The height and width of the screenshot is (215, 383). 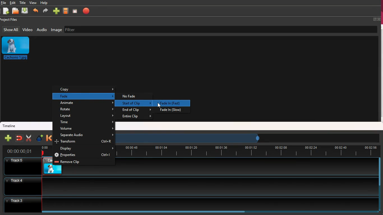 What do you see at coordinates (143, 212) in the screenshot?
I see `scroll bar` at bounding box center [143, 212].